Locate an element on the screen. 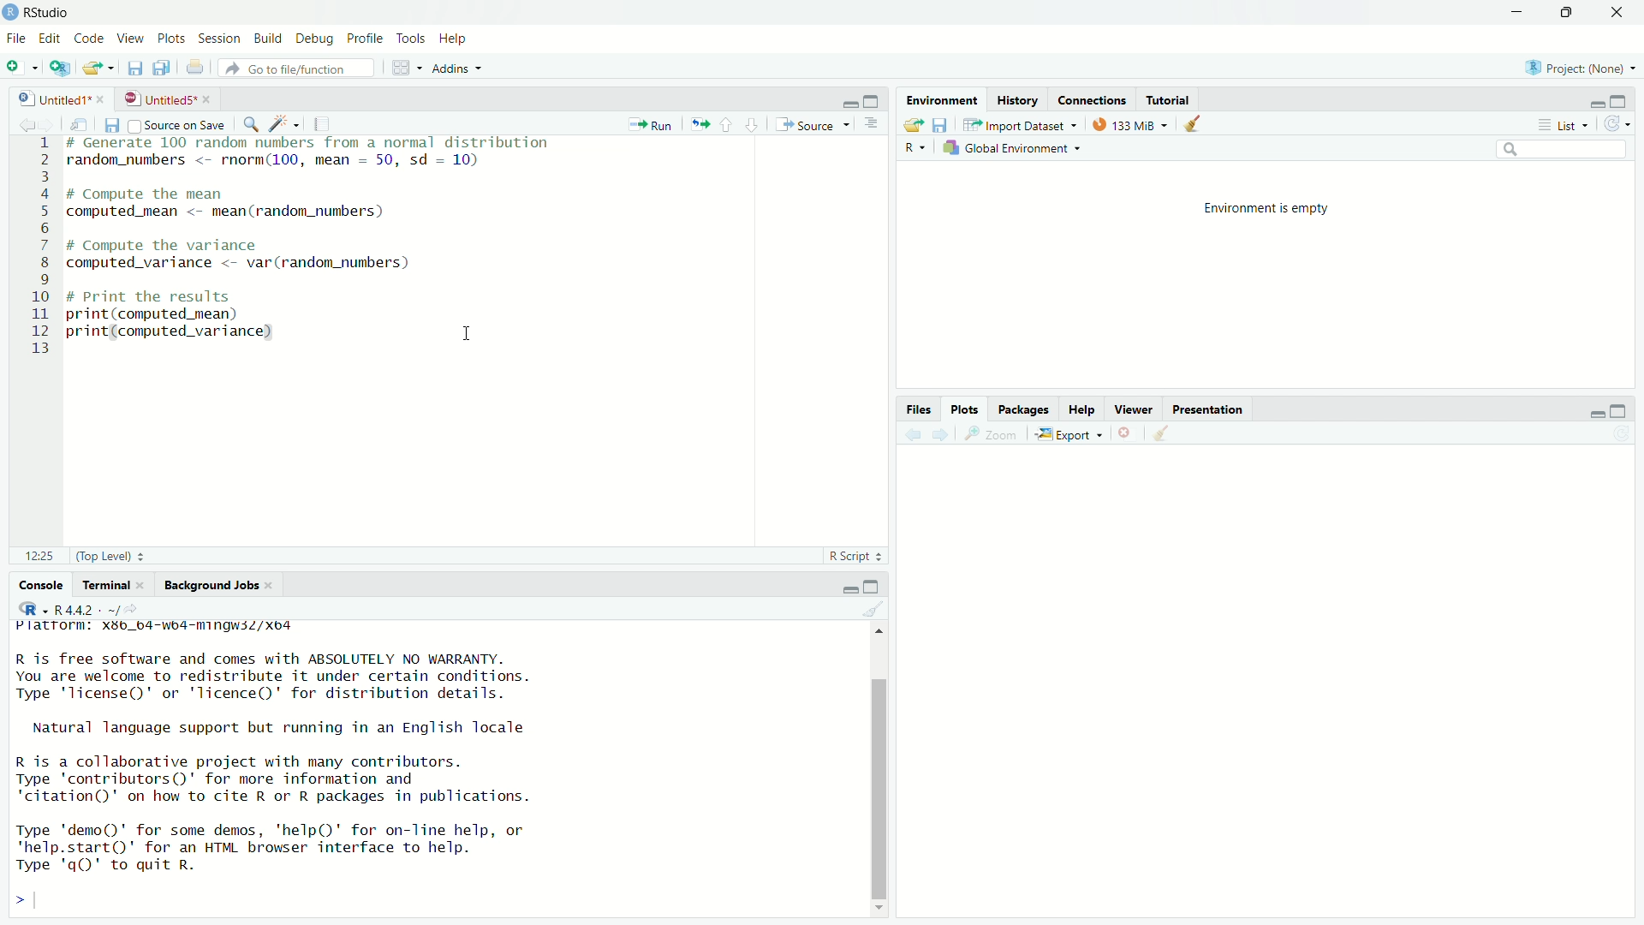 This screenshot has width=1644, height=925. maximize is located at coordinates (1627, 409).